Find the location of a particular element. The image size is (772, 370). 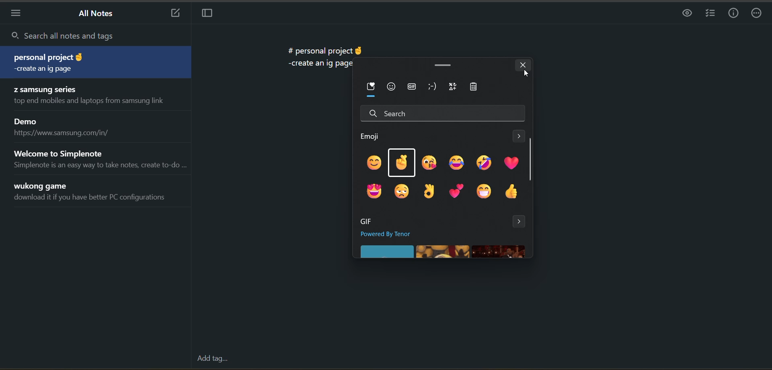

powered by tenor is located at coordinates (394, 234).